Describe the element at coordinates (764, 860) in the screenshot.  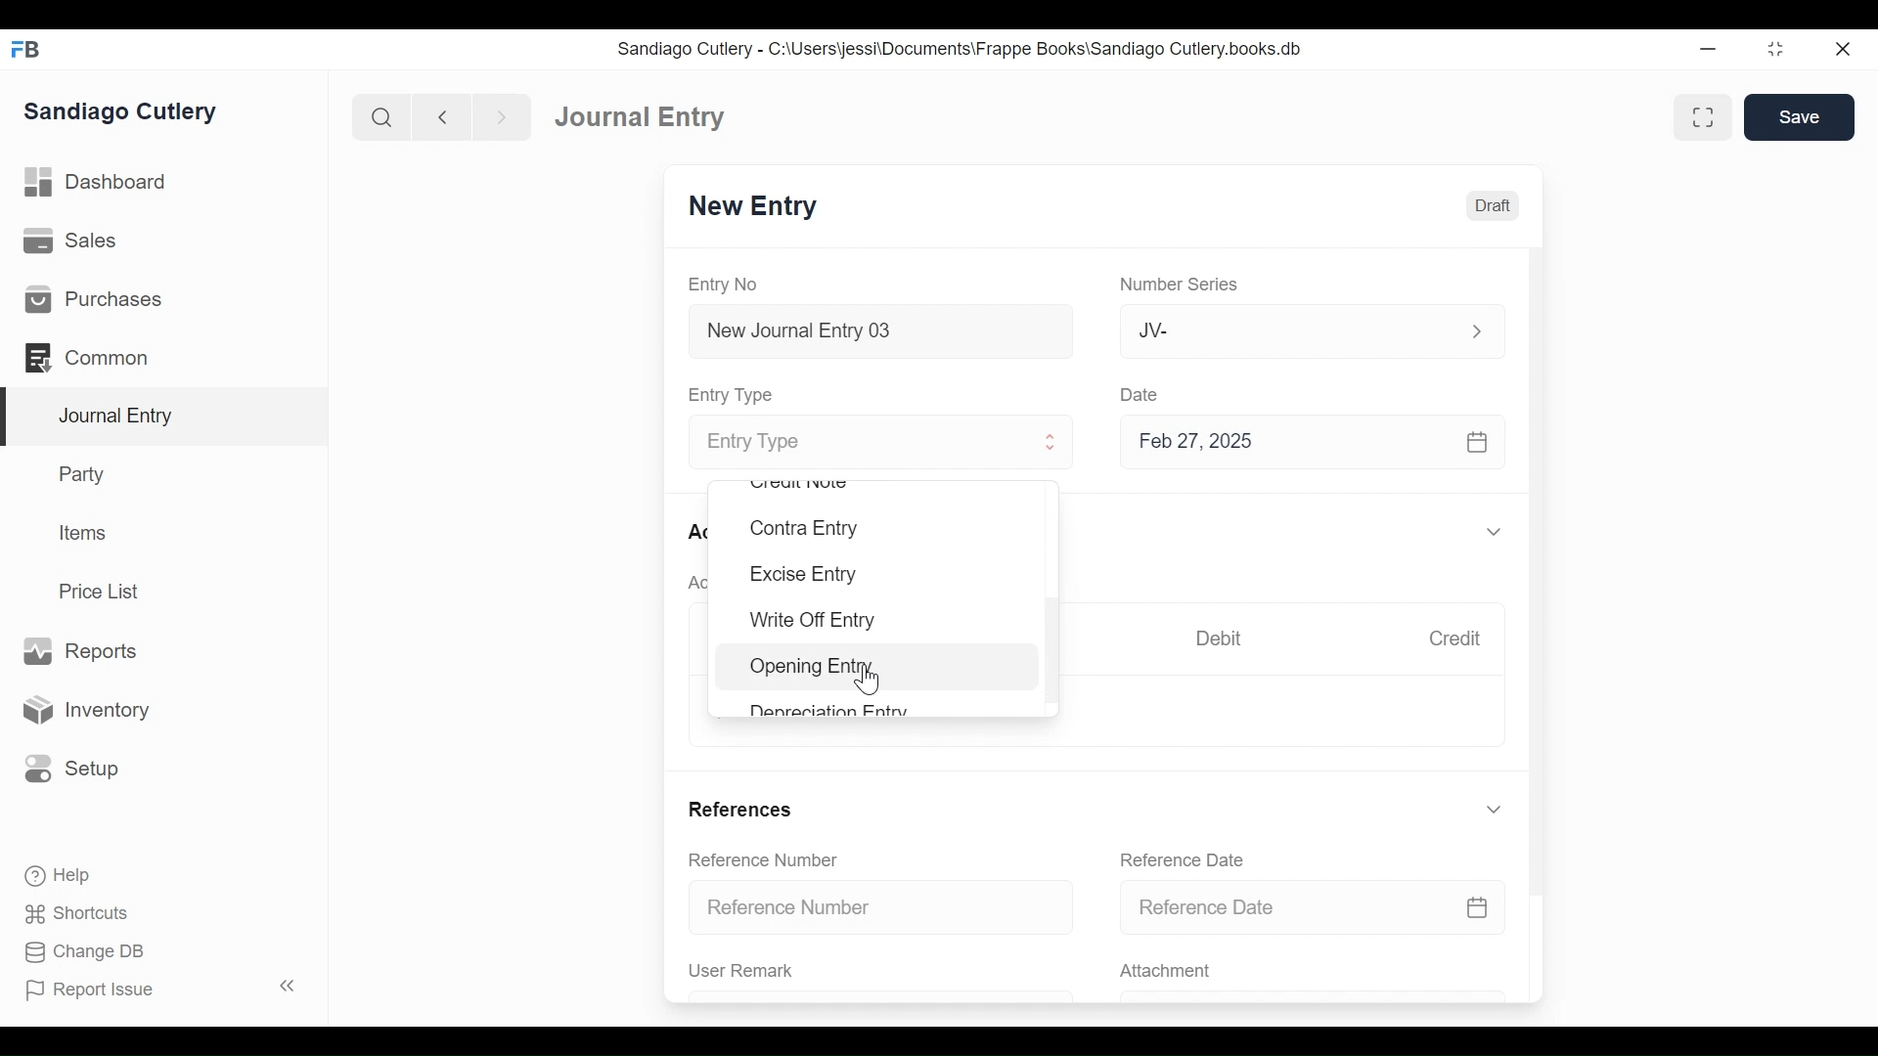
I see `Reference Number` at that location.